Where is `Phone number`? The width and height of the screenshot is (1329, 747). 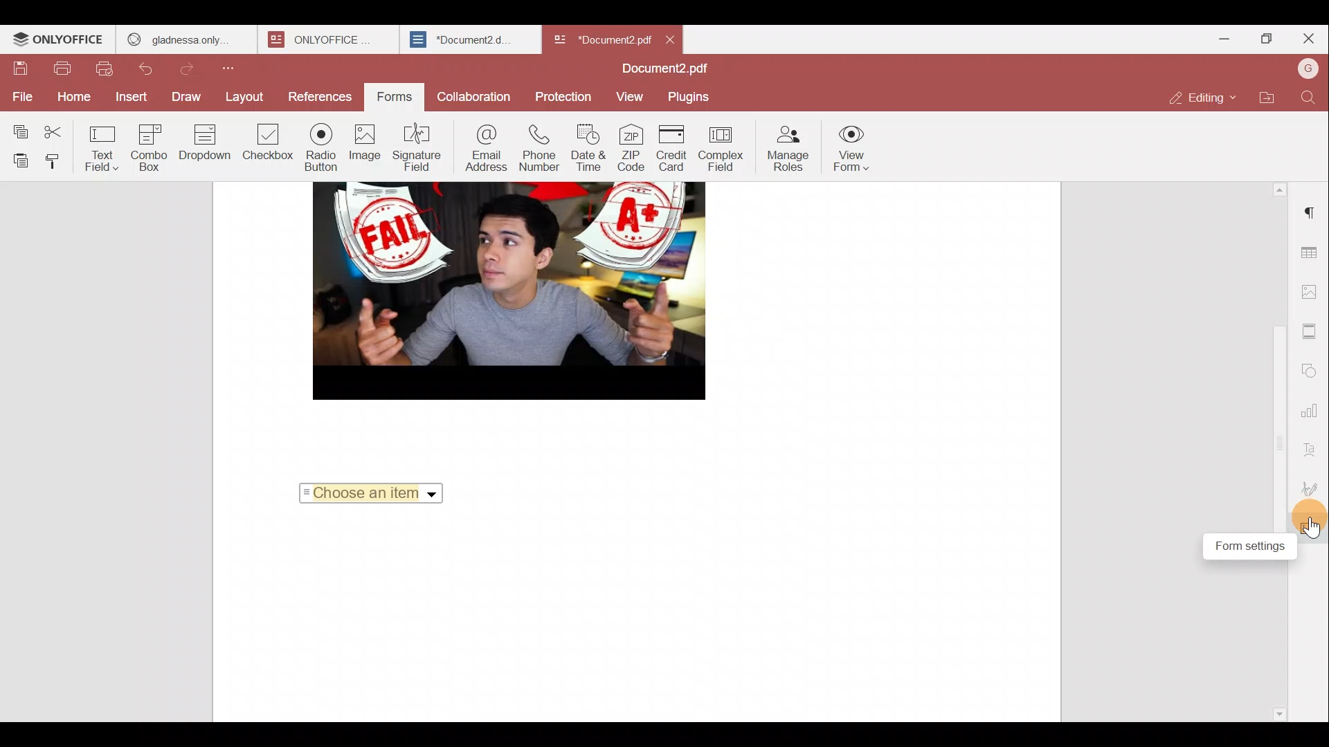 Phone number is located at coordinates (540, 149).